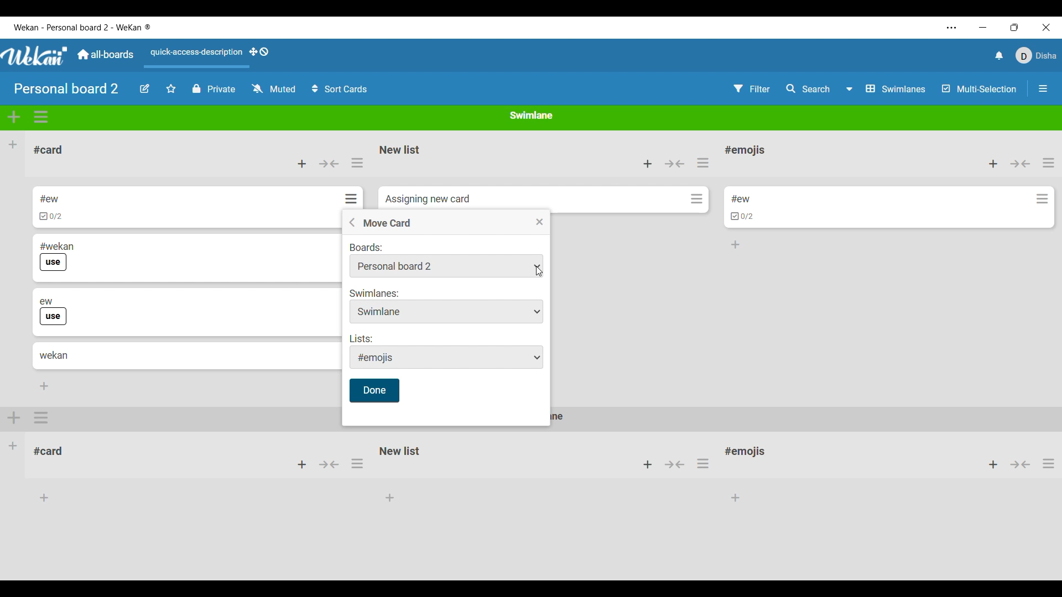 This screenshot has height=597, width=1062. Describe the element at coordinates (273, 88) in the screenshot. I see `Change watch options` at that location.